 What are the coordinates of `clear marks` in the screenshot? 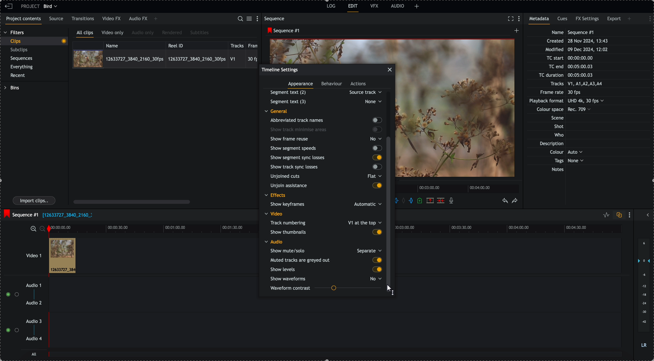 It's located at (405, 201).